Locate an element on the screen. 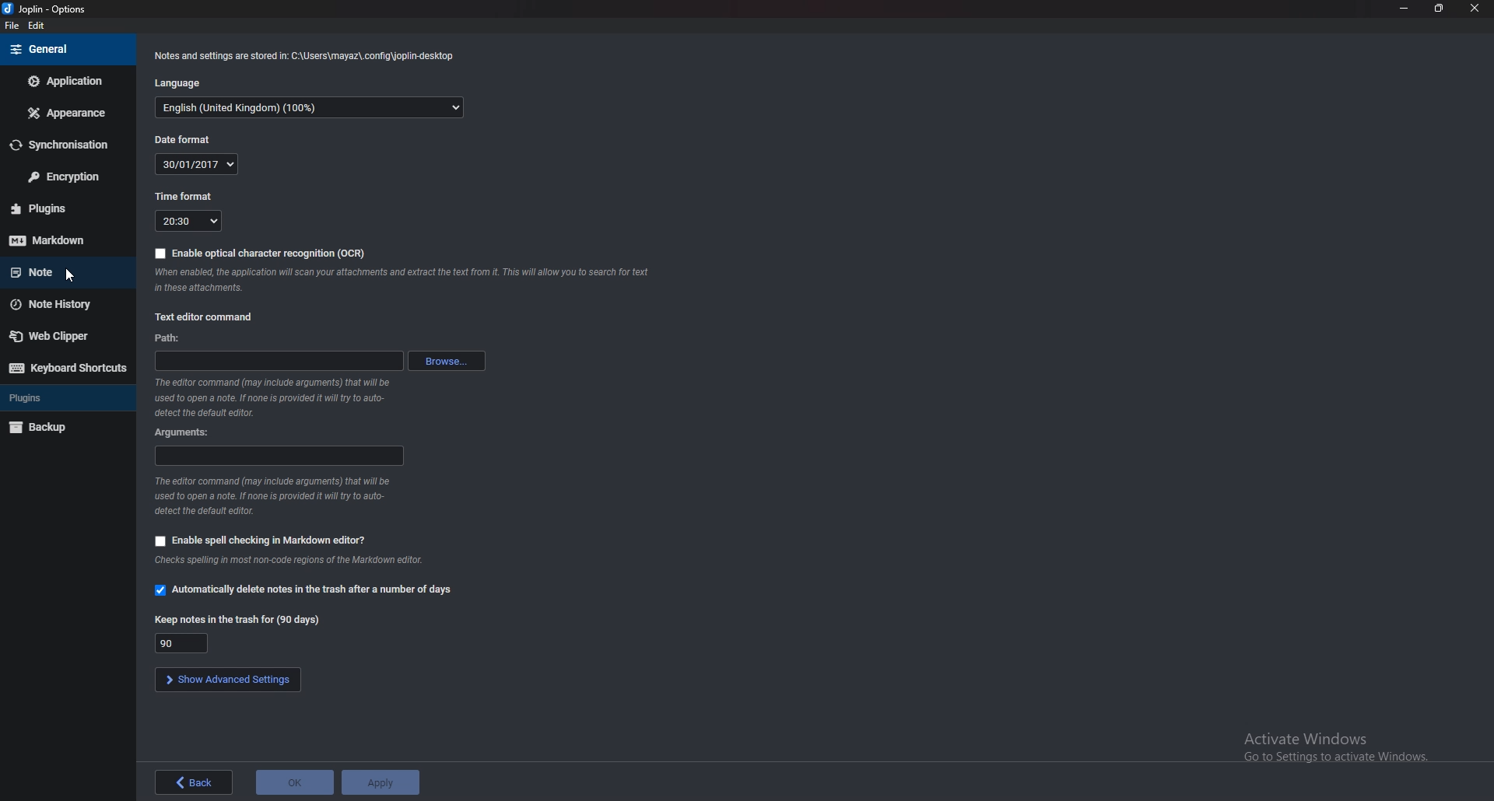 This screenshot has width=1494, height=801. back is located at coordinates (189, 782).